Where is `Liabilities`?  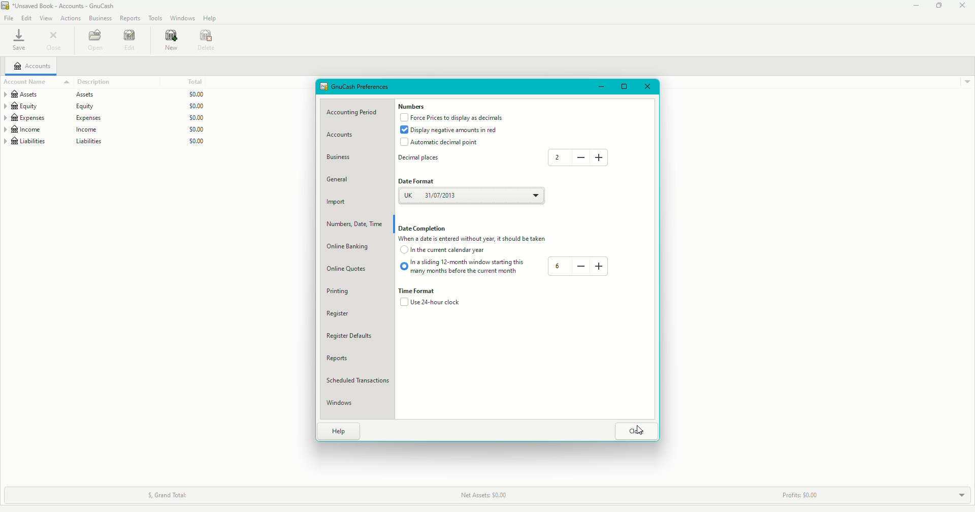
Liabilities is located at coordinates (105, 142).